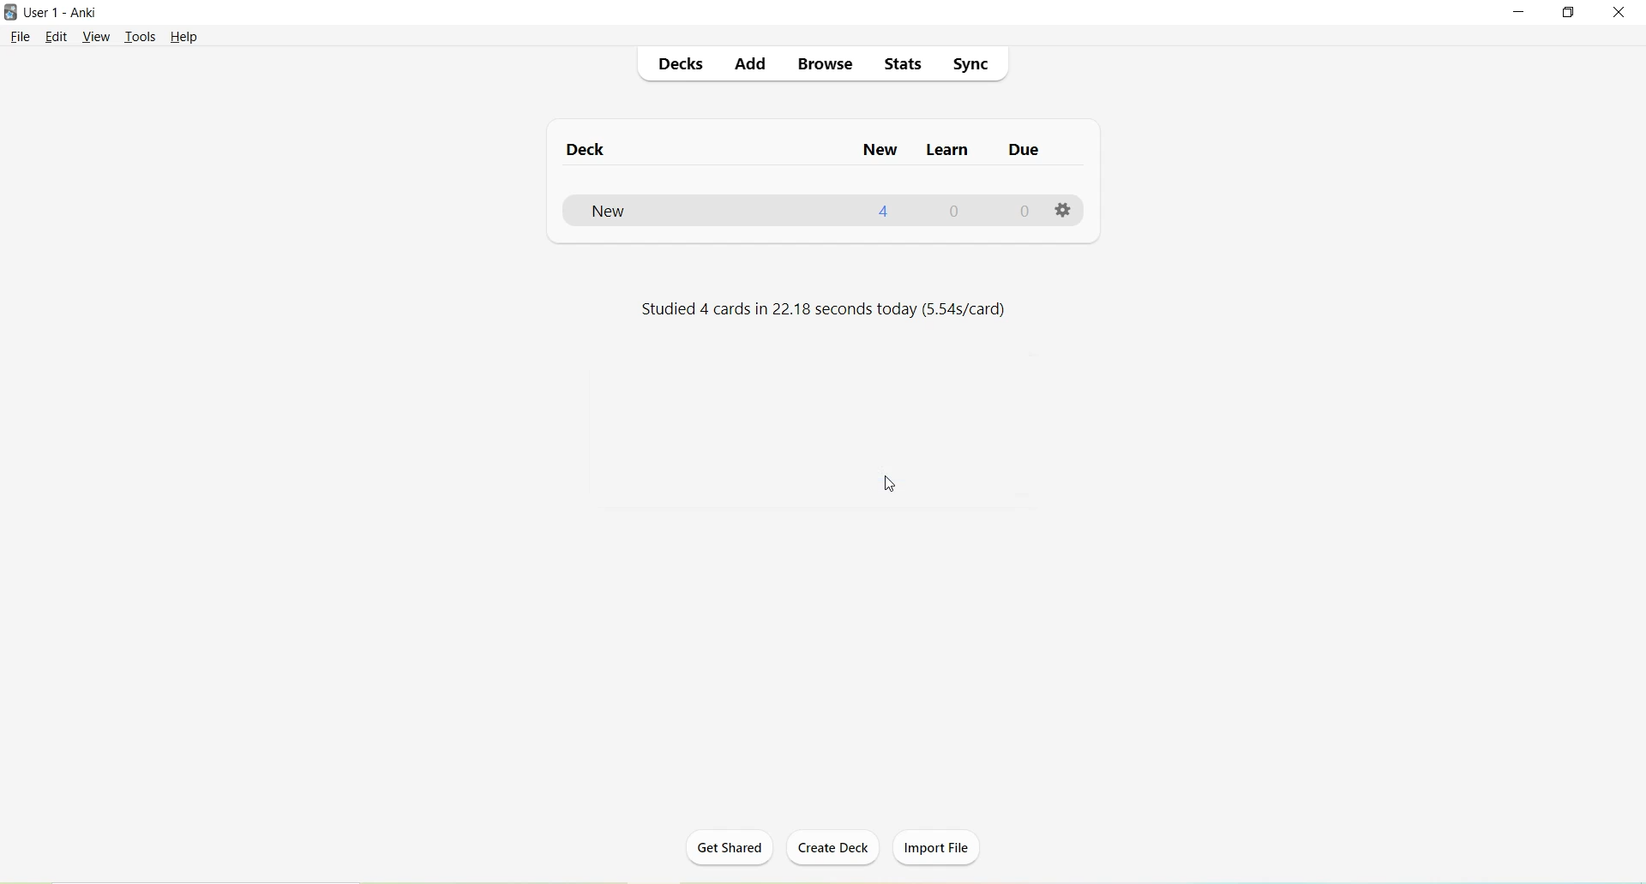 Image resolution: width=1646 pixels, height=884 pixels. Describe the element at coordinates (726, 852) in the screenshot. I see `Get Shared` at that location.